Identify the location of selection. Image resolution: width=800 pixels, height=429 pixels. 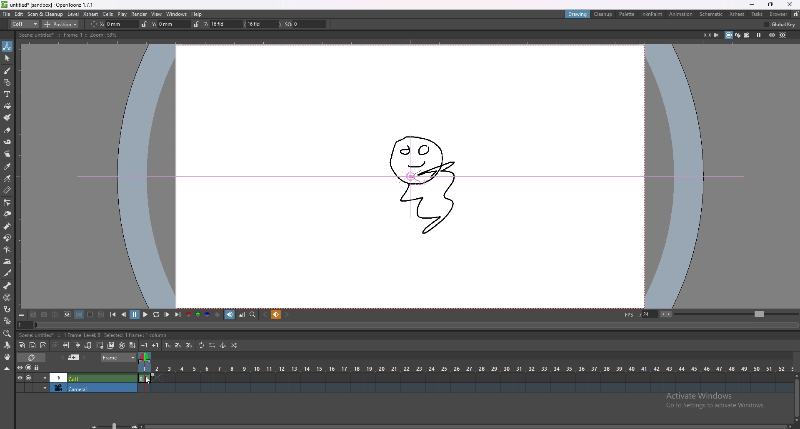
(7, 58).